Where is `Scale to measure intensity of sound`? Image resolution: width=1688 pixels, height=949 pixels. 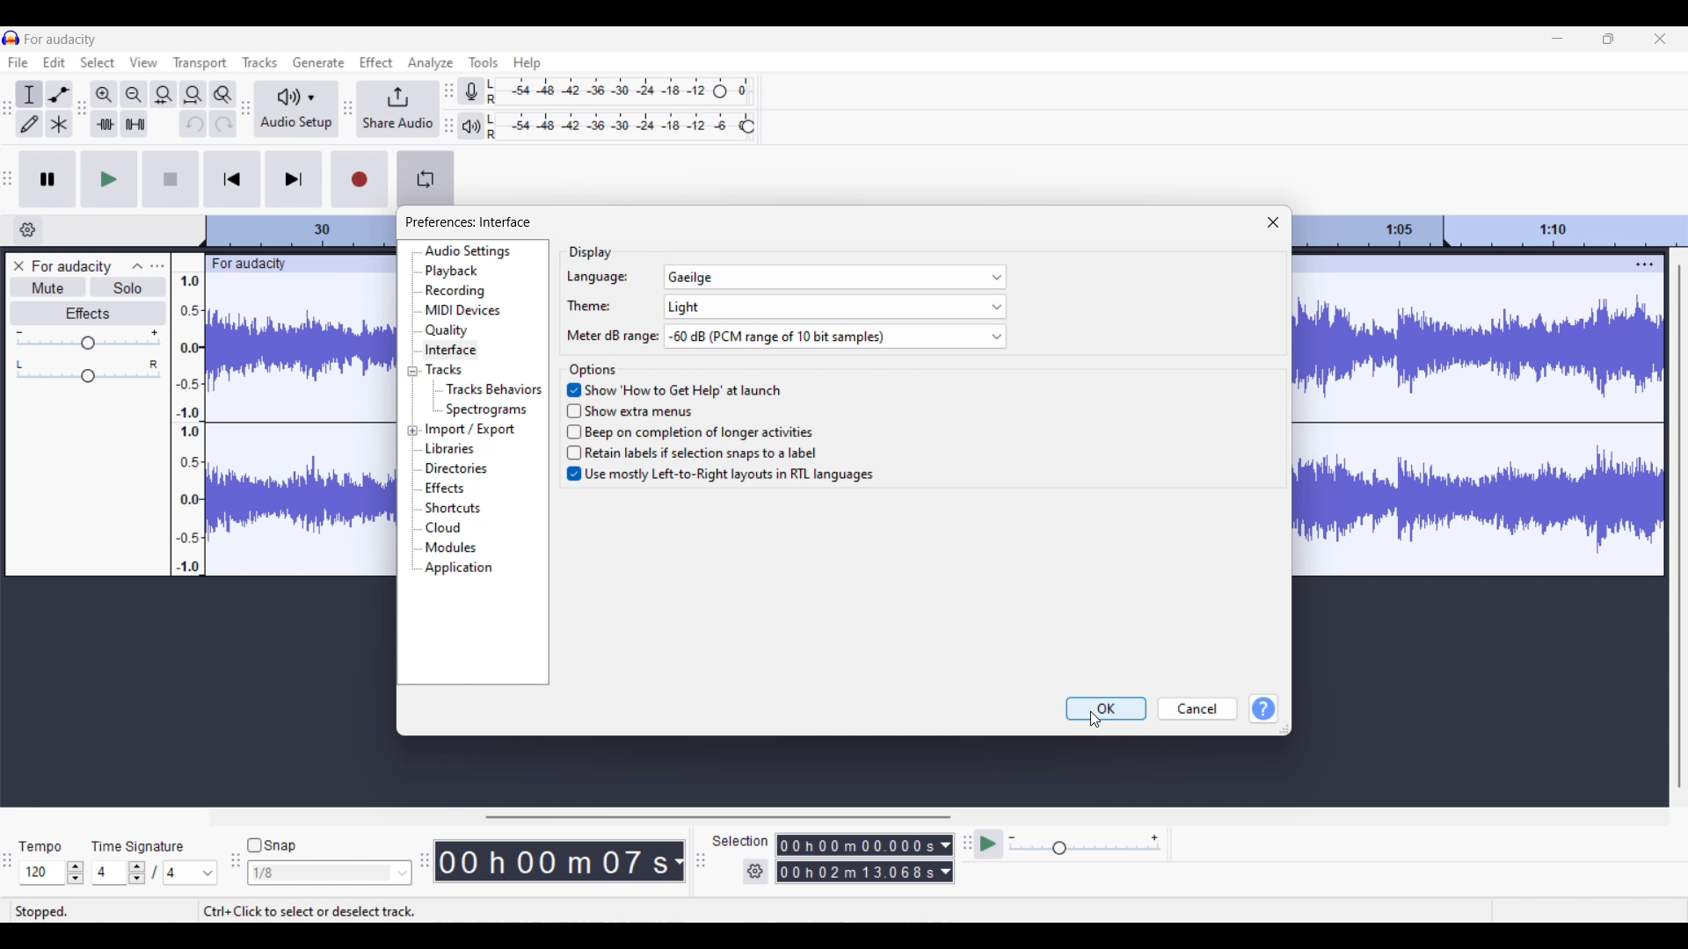 Scale to measure intensity of sound is located at coordinates (189, 424).